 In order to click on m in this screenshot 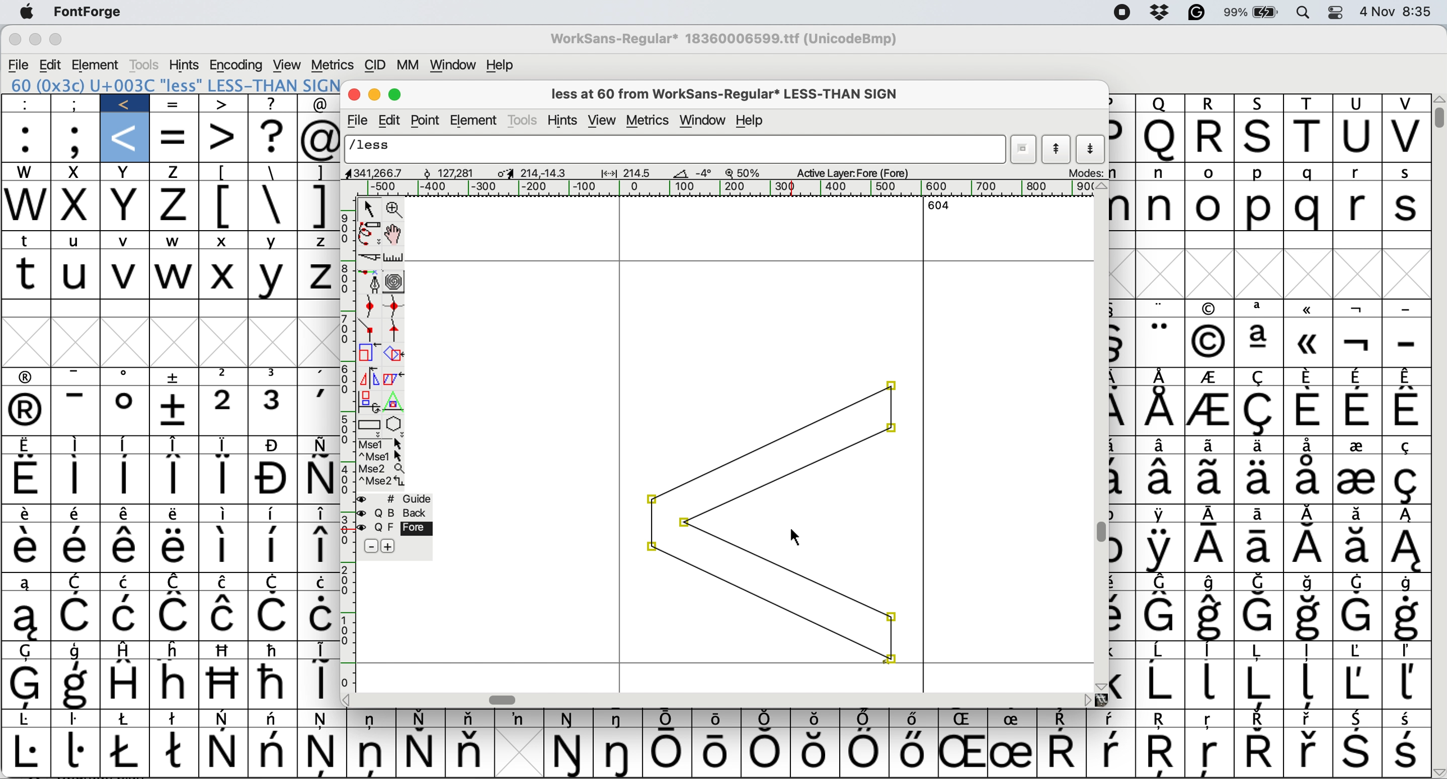, I will do `click(1123, 209)`.